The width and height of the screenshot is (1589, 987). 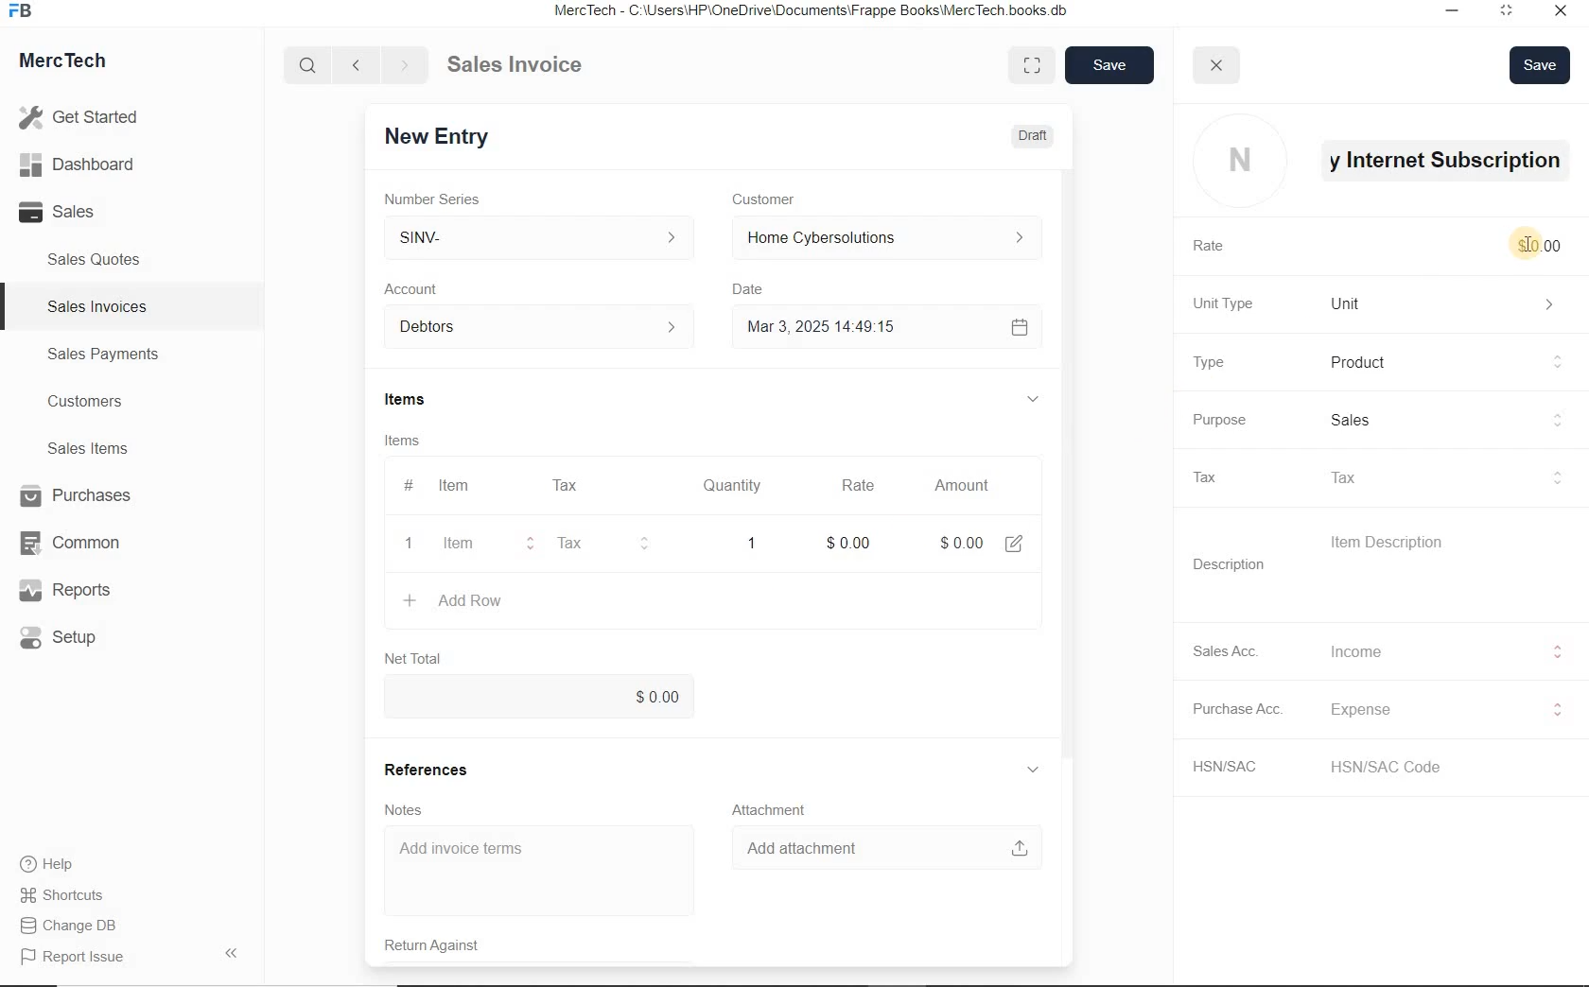 I want to click on Dashboard, so click(x=86, y=165).